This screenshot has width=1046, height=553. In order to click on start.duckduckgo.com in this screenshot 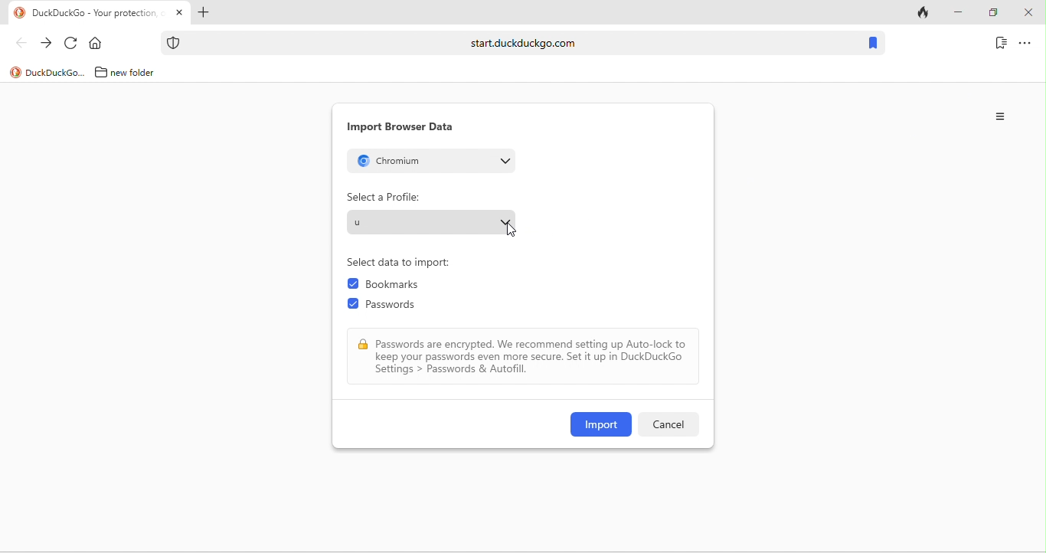, I will do `click(523, 42)`.